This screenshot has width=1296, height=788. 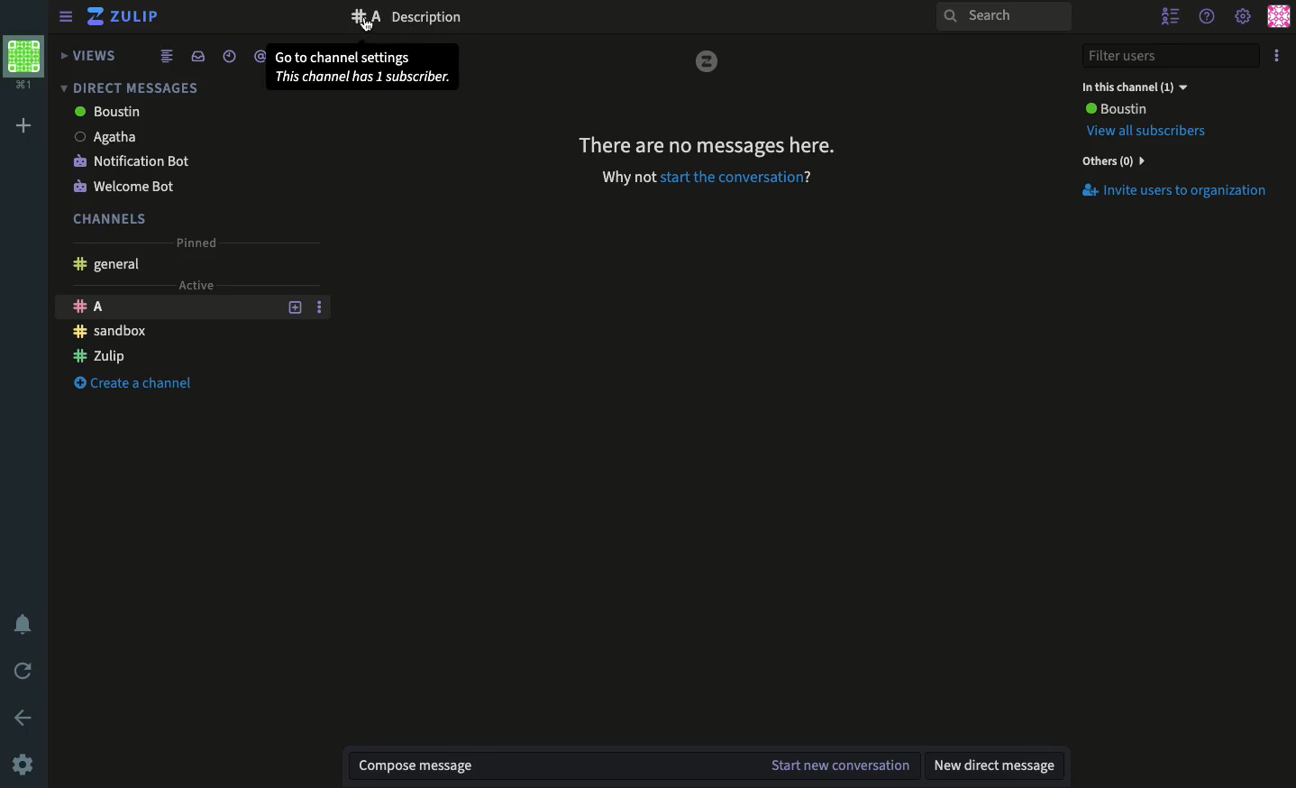 I want to click on No messages, so click(x=707, y=145).